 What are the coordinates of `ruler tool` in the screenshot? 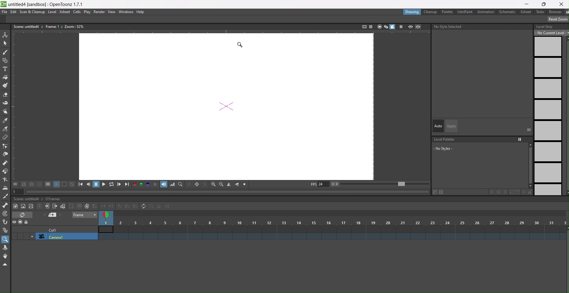 It's located at (5, 138).